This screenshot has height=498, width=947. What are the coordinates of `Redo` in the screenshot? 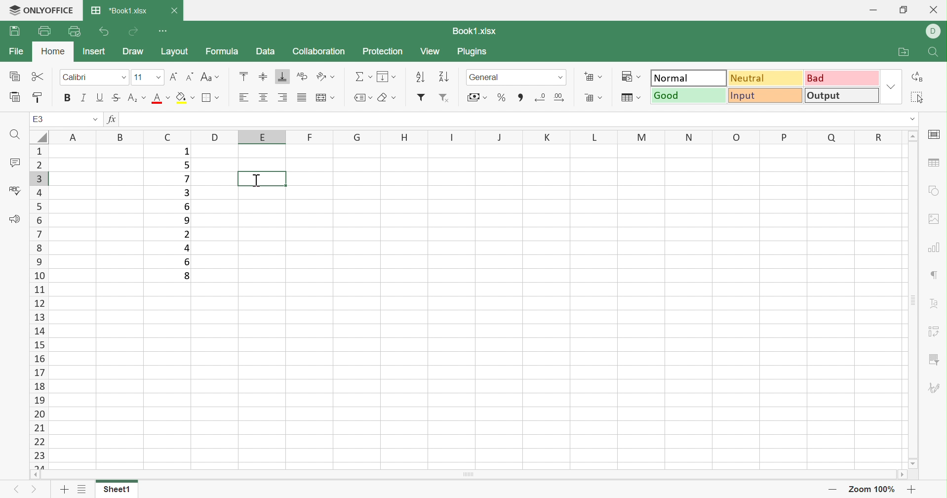 It's located at (133, 33).